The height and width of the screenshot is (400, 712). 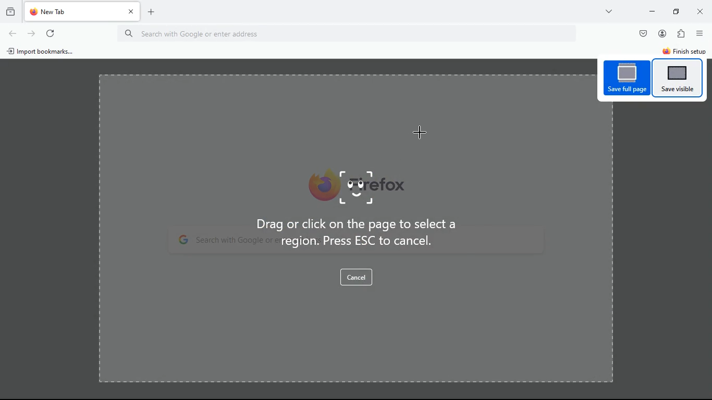 What do you see at coordinates (151, 13) in the screenshot?
I see `add tab` at bounding box center [151, 13].